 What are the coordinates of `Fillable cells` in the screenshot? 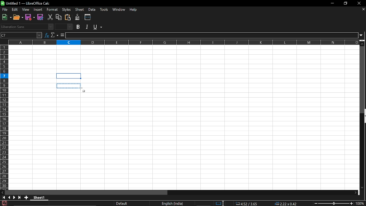 It's located at (33, 80).